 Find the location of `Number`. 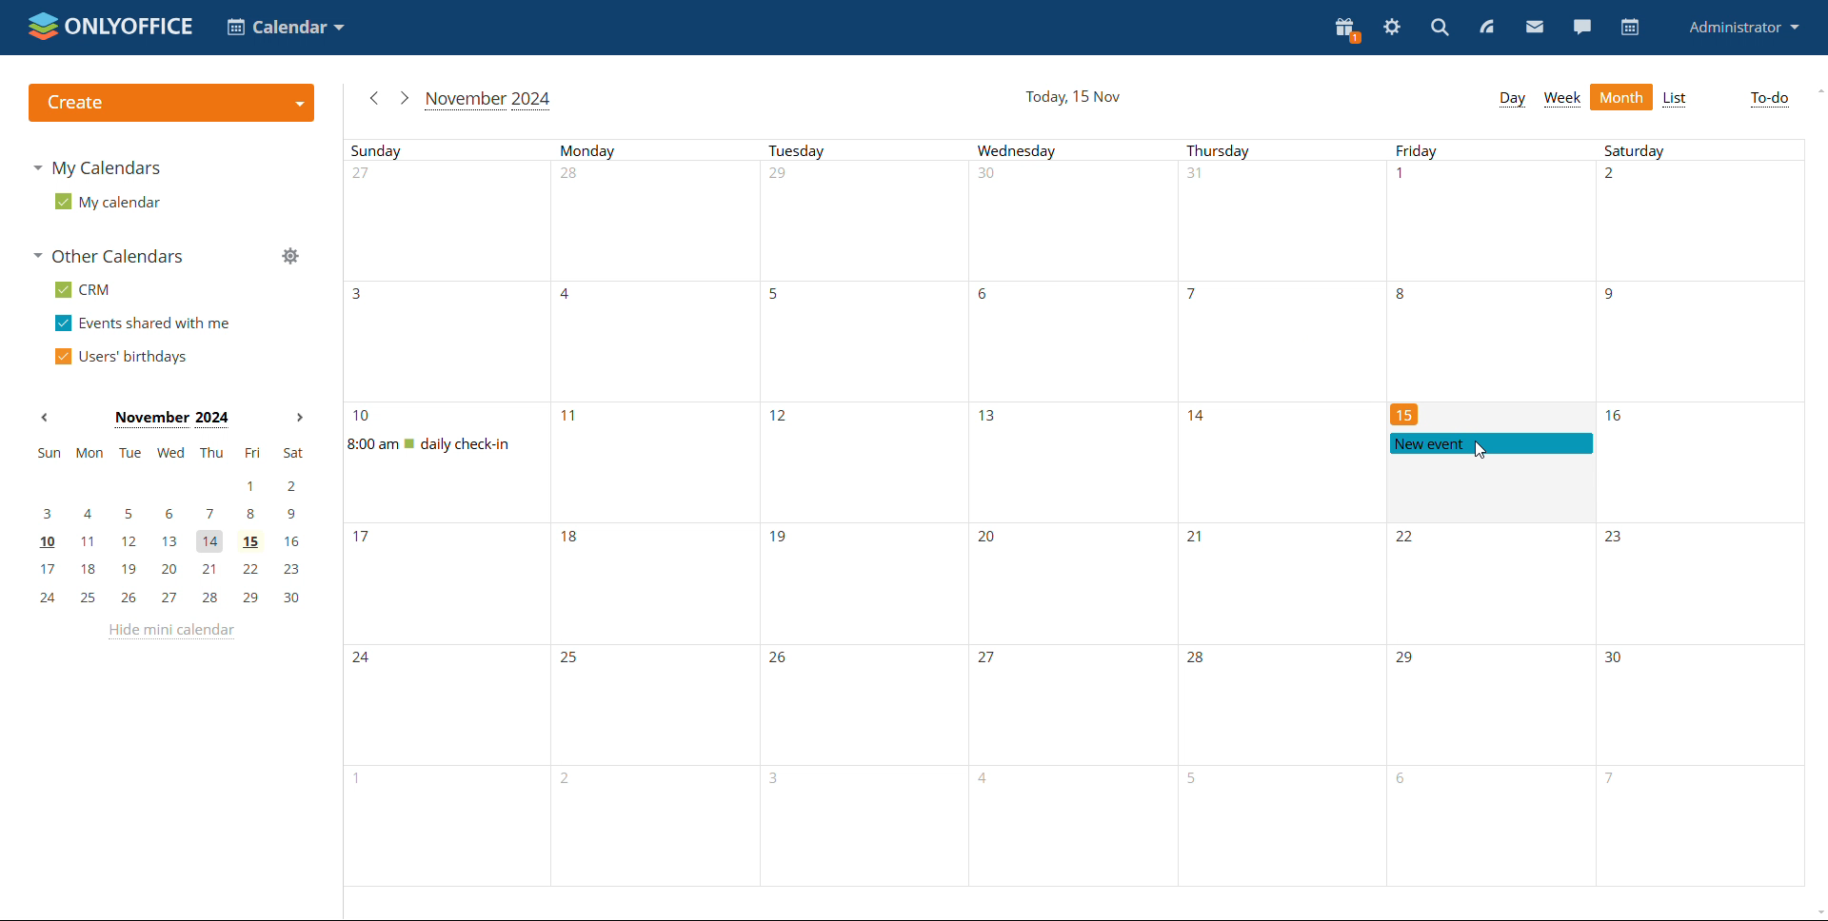

Number is located at coordinates (567, 415).